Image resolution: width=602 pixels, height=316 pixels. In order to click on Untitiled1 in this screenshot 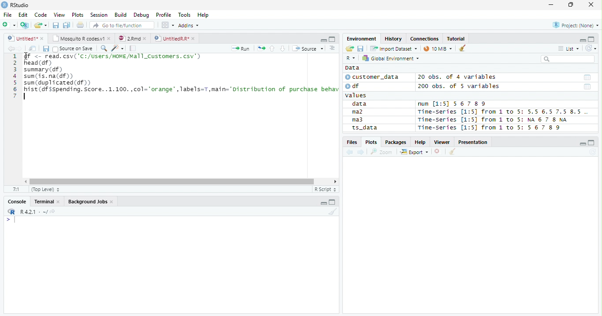, I will do `click(25, 38)`.